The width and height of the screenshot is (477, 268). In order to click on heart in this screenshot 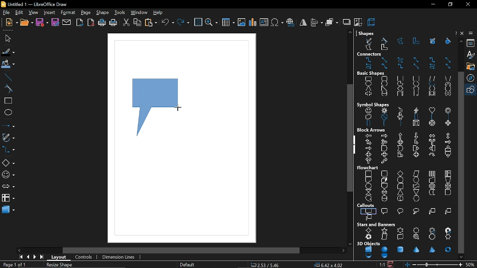, I will do `click(432, 111)`.